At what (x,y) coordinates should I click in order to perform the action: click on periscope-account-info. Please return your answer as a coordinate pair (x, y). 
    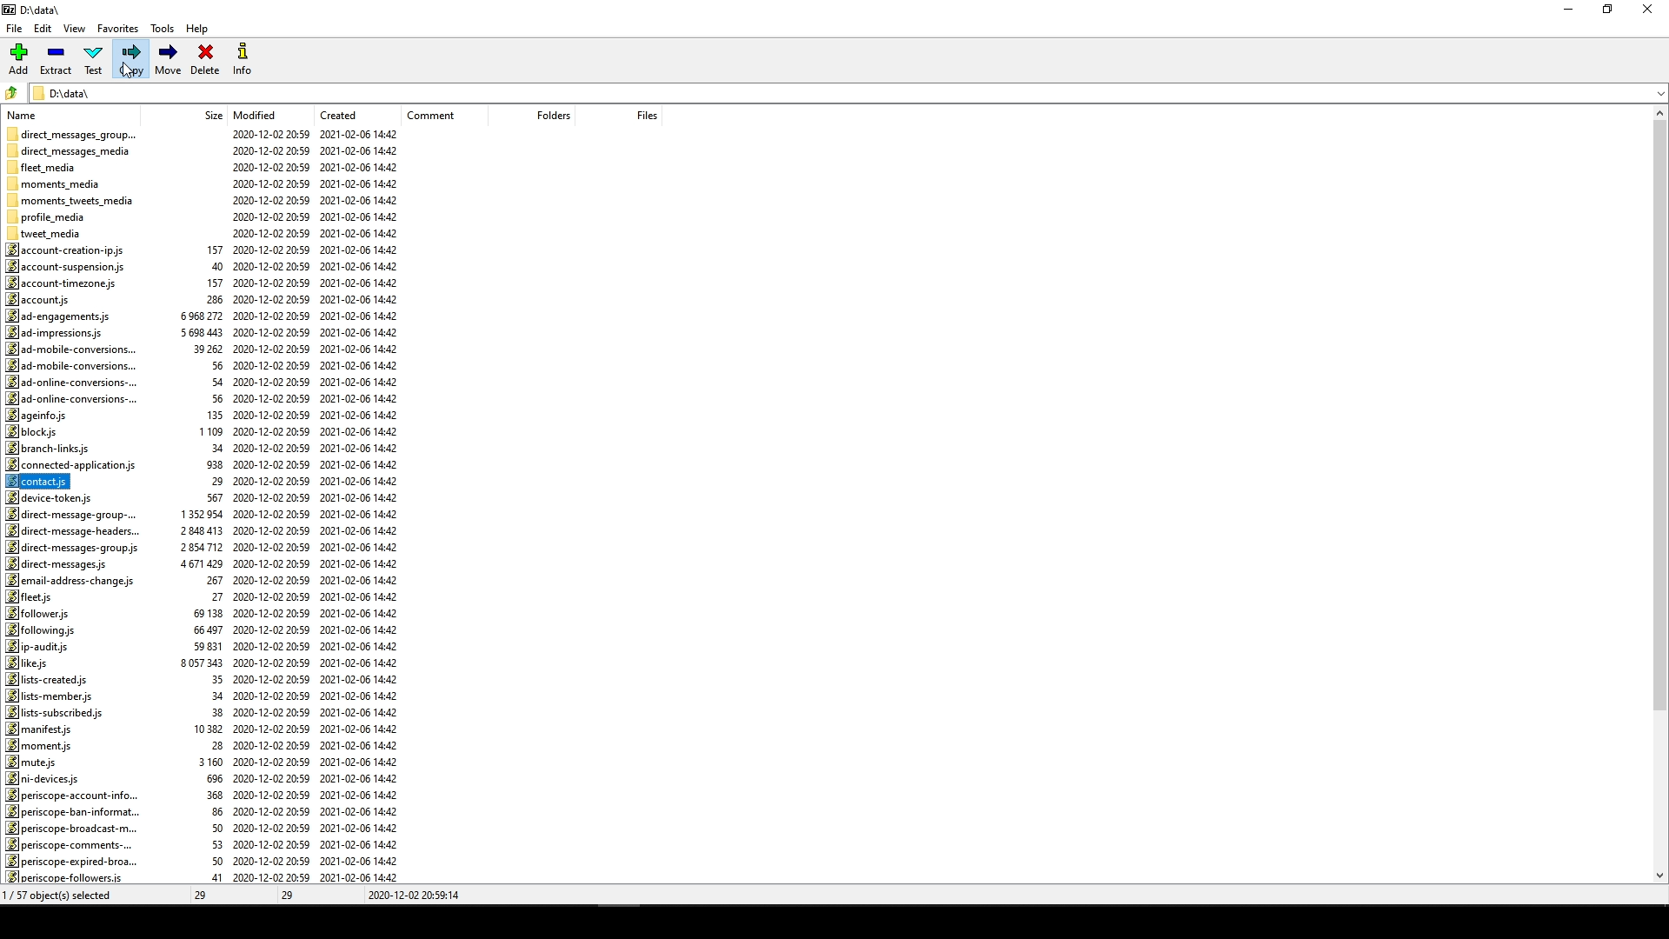
    Looking at the image, I should click on (77, 794).